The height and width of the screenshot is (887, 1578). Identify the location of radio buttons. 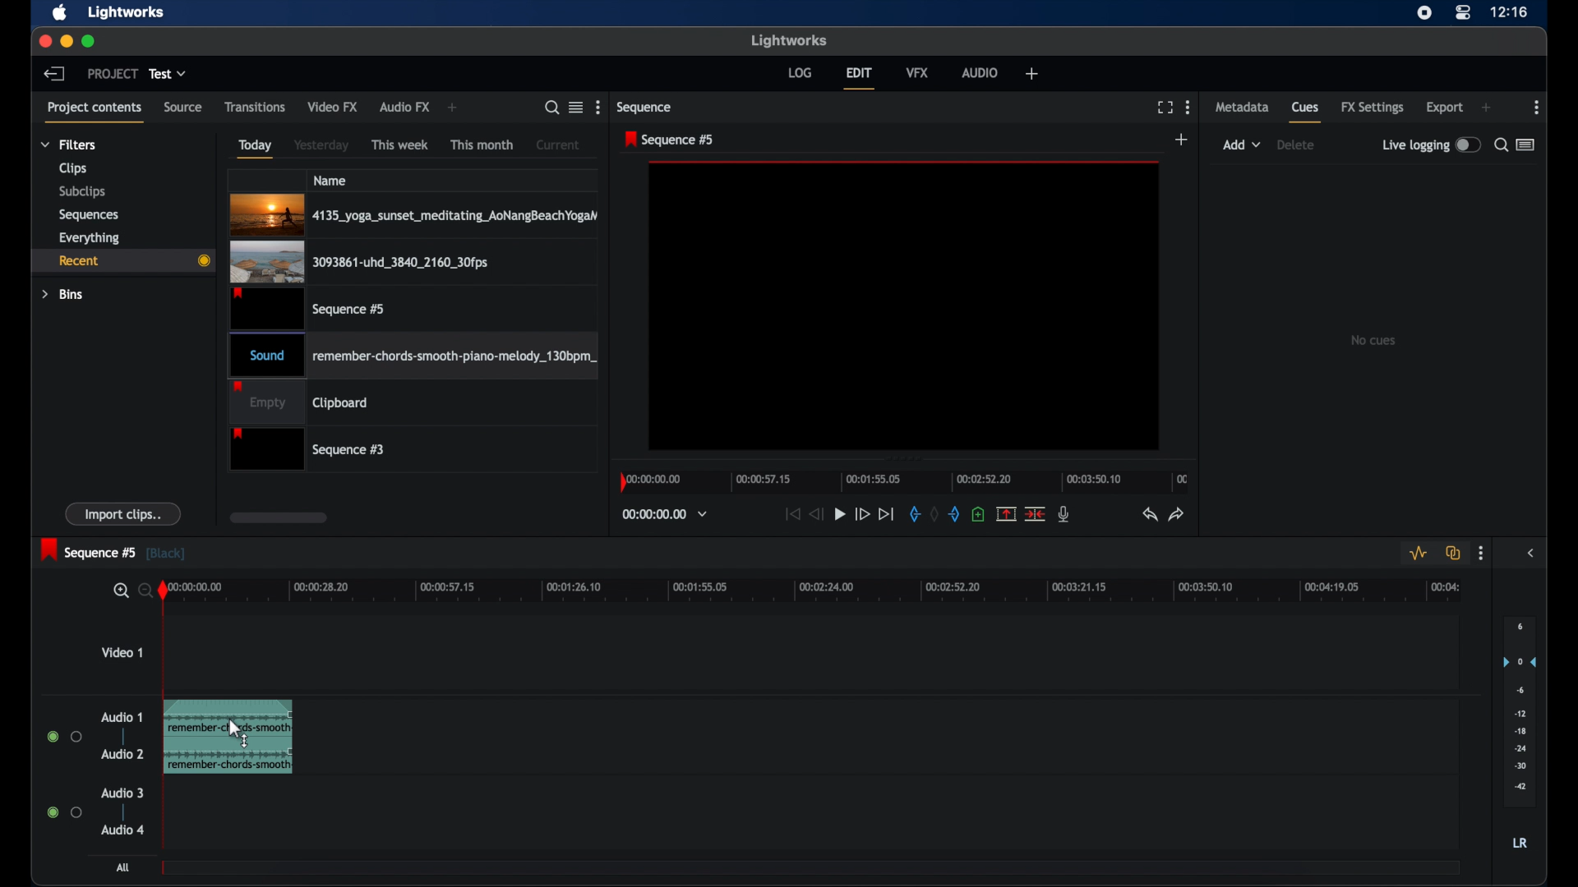
(65, 737).